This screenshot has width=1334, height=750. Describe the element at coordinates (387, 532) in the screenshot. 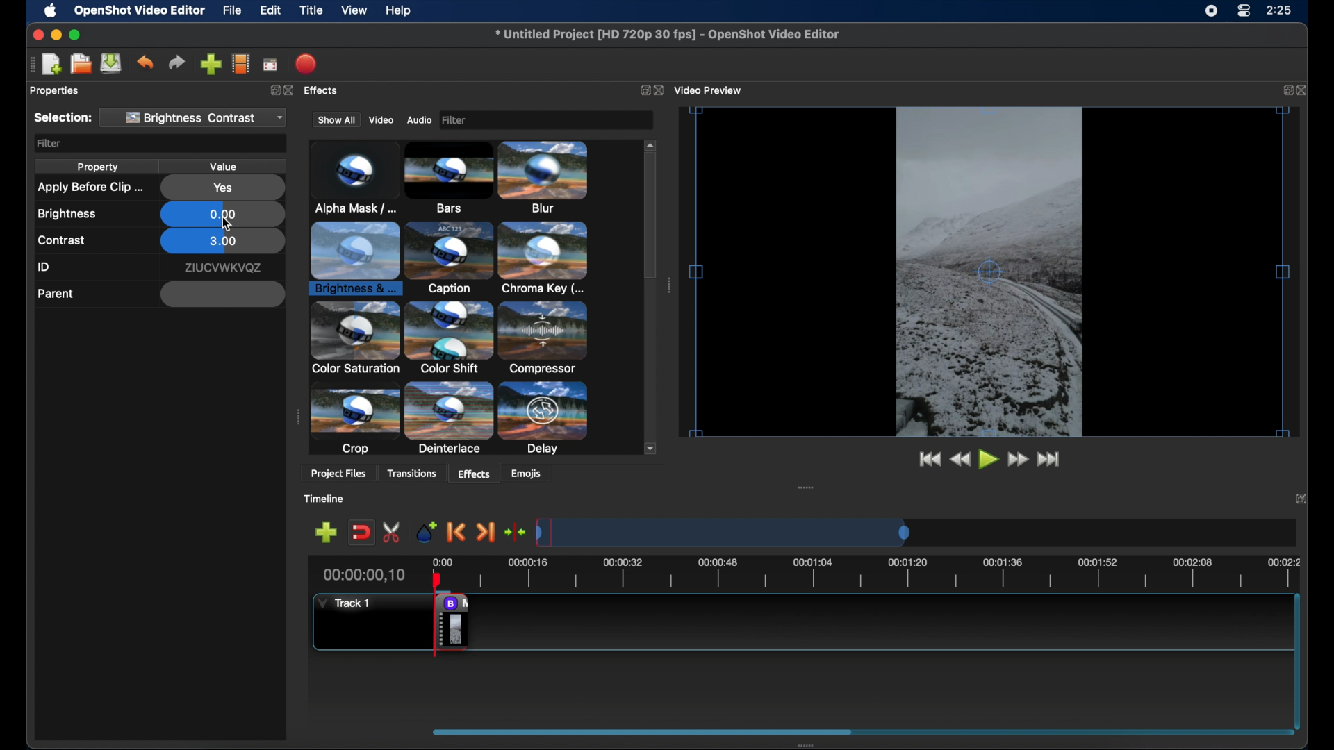

I see `enable razor` at that location.